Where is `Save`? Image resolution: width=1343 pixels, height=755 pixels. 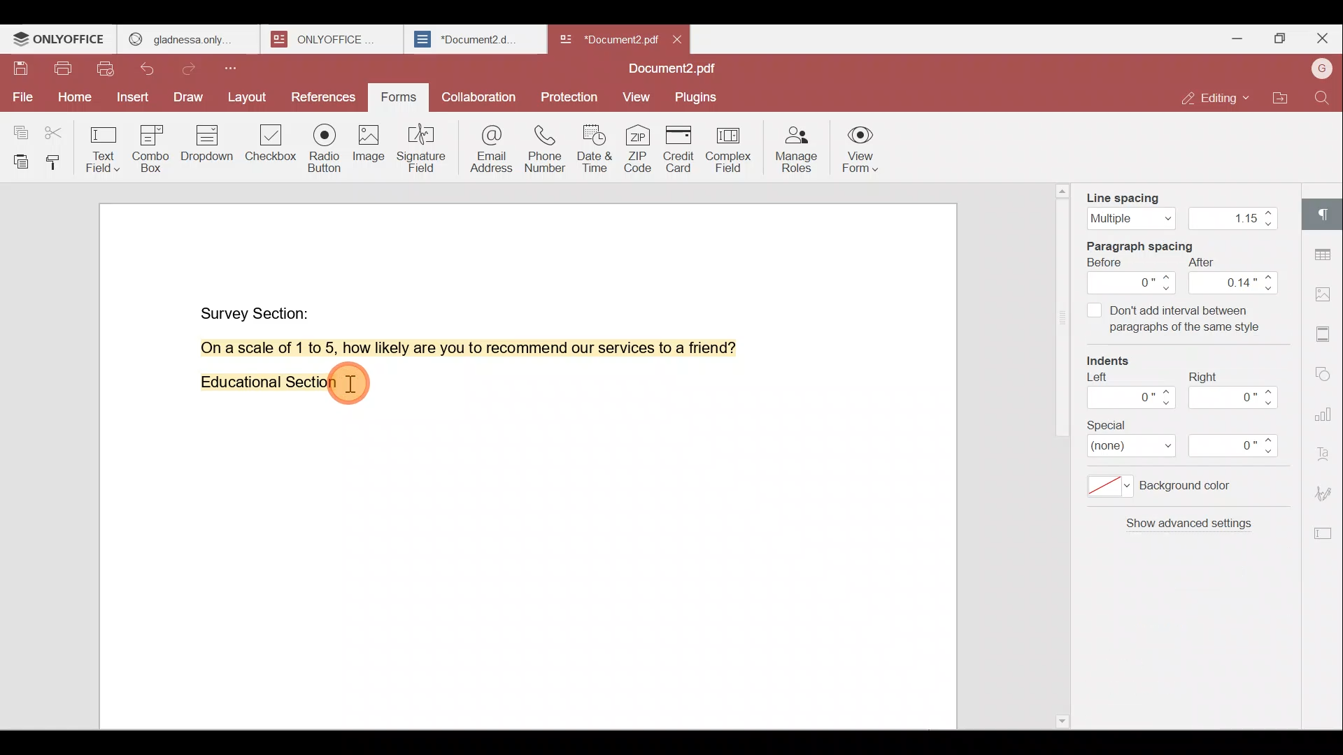 Save is located at coordinates (20, 72).